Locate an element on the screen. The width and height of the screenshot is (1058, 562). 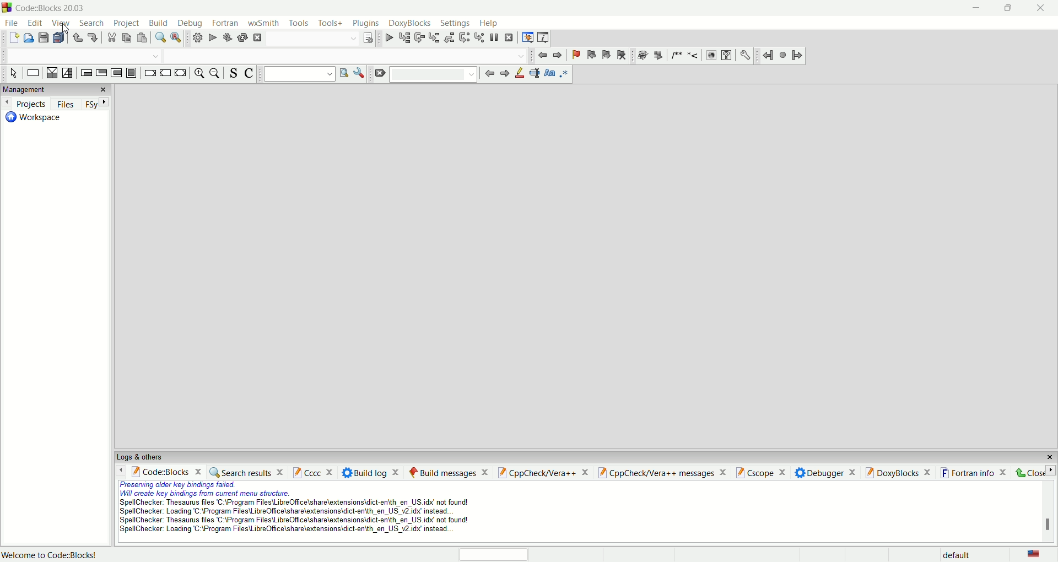
web search is located at coordinates (712, 57).